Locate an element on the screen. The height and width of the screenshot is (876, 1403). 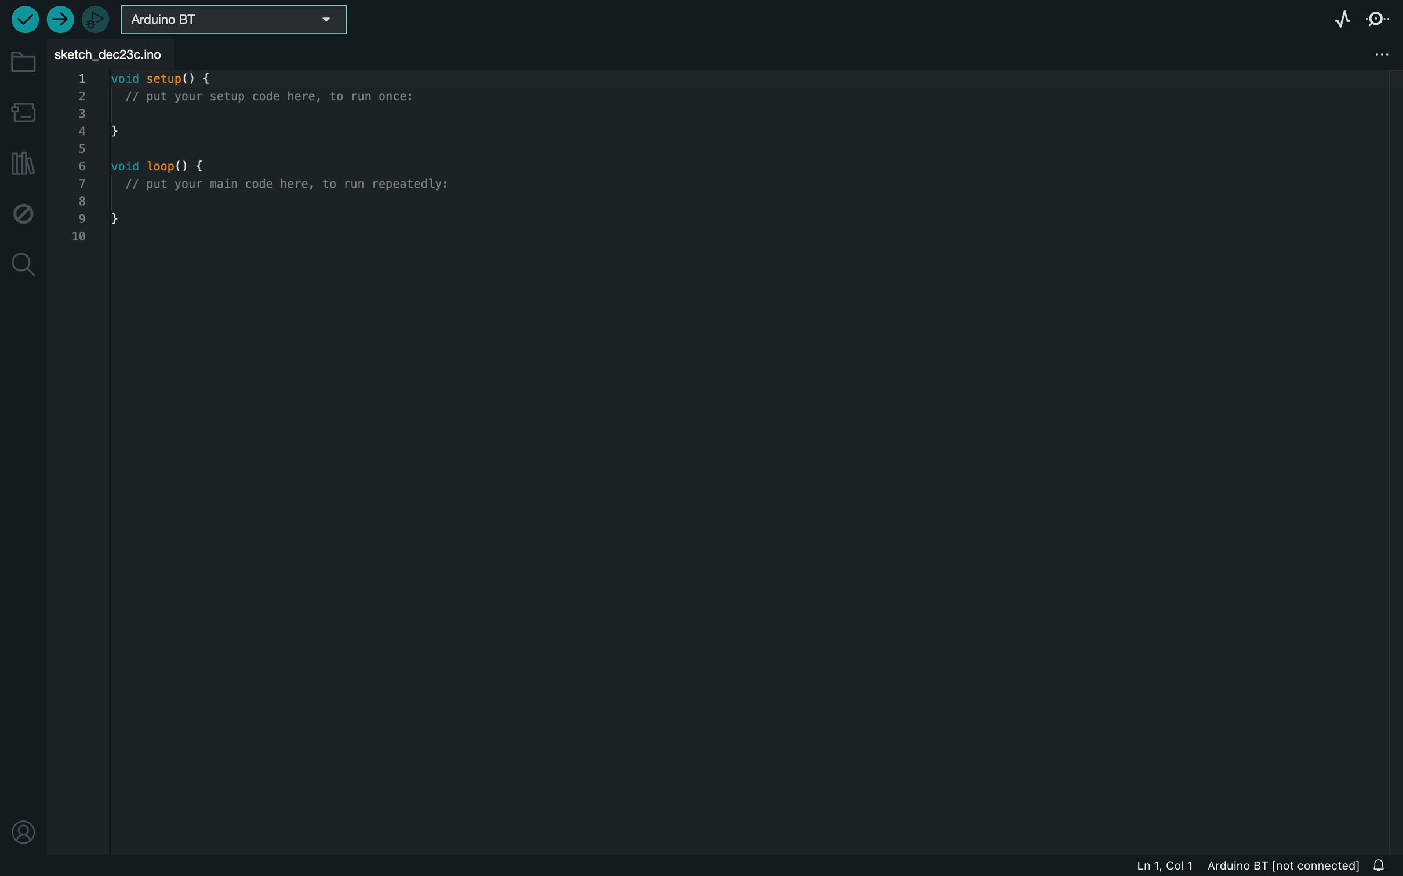
tab settings is located at coordinates (1378, 58).